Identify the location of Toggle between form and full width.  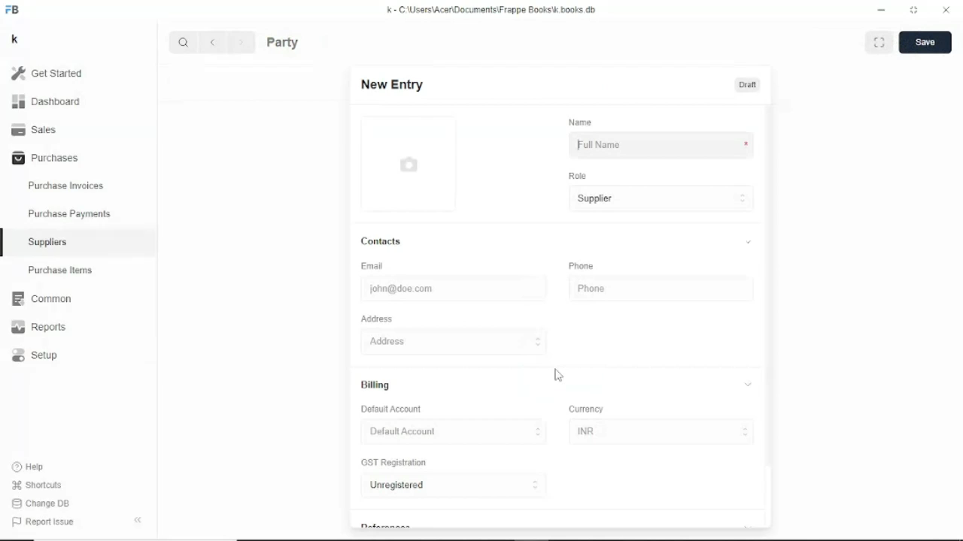
(881, 41).